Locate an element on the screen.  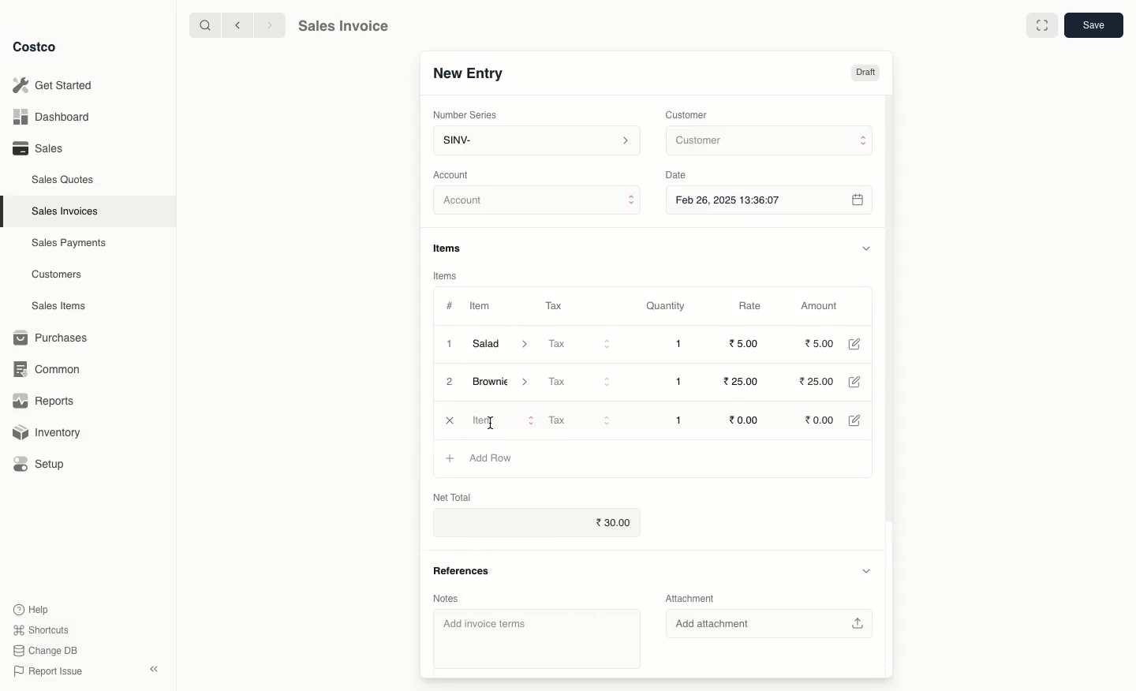
Tax is located at coordinates (553, 303).